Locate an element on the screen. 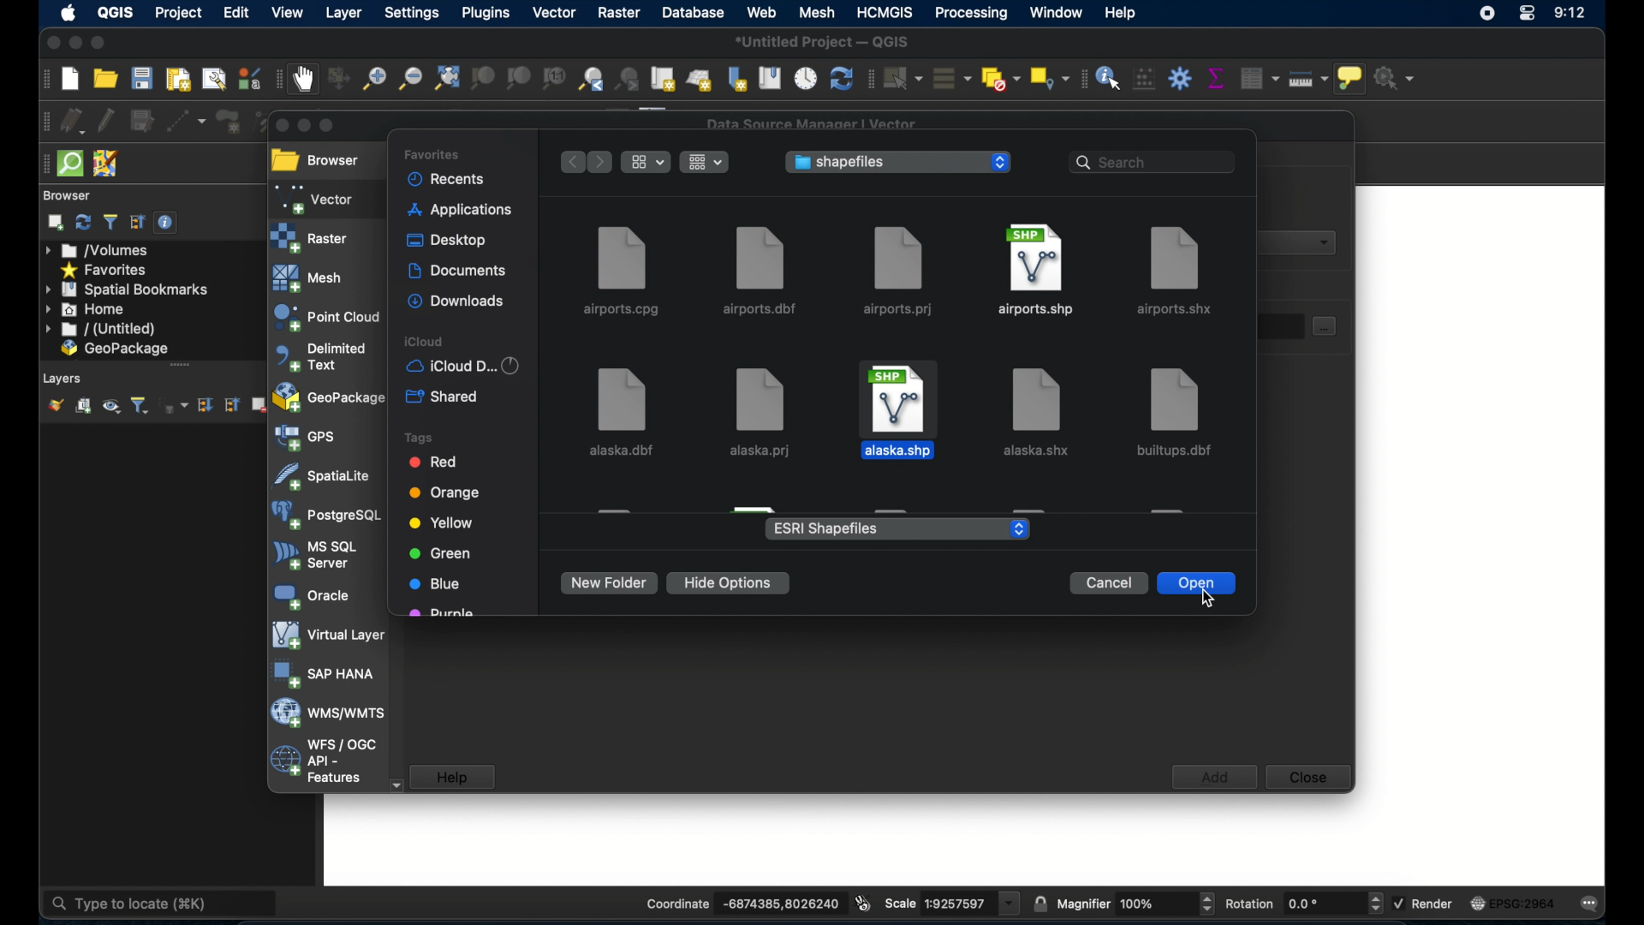 The image size is (1644, 925). mesh is located at coordinates (818, 12).